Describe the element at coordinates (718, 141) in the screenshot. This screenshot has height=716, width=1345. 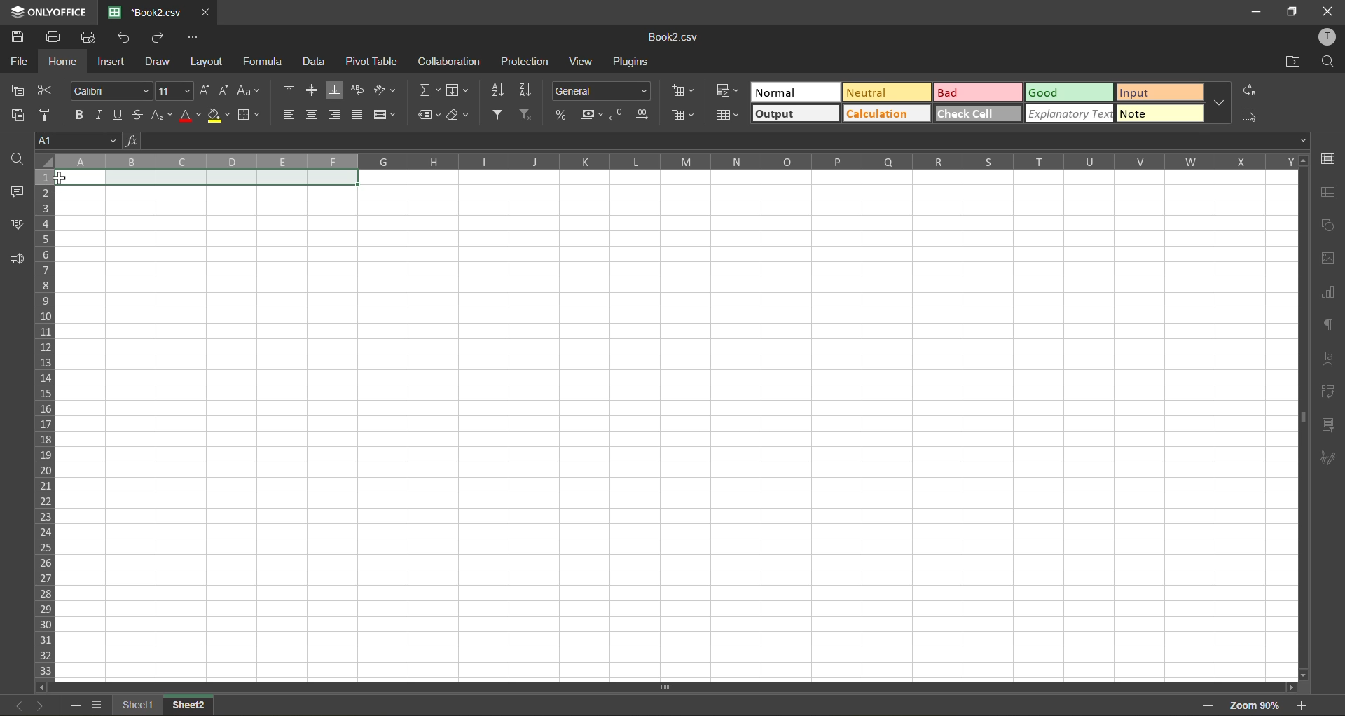
I see `formula bar` at that location.